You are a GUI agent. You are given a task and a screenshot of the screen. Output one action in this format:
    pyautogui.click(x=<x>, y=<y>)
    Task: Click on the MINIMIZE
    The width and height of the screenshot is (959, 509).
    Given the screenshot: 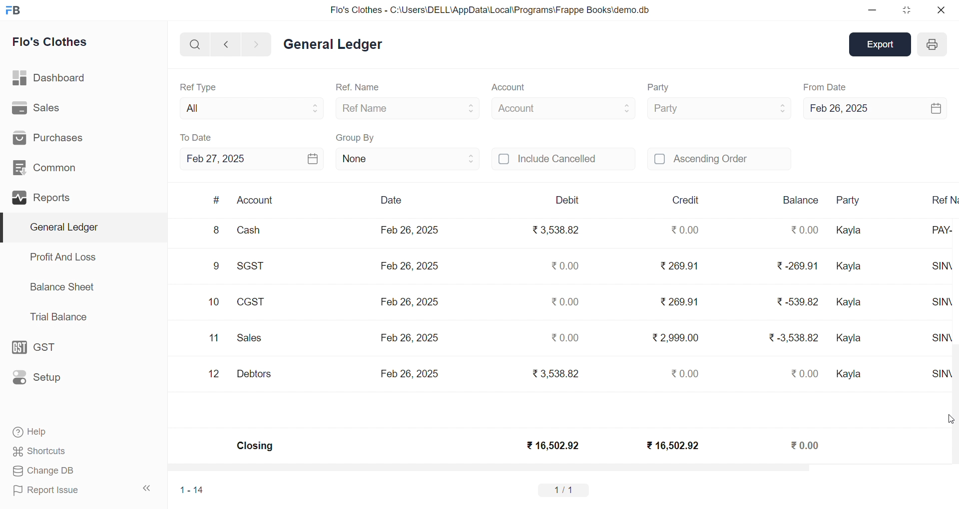 What is the action you would take?
    pyautogui.click(x=873, y=11)
    